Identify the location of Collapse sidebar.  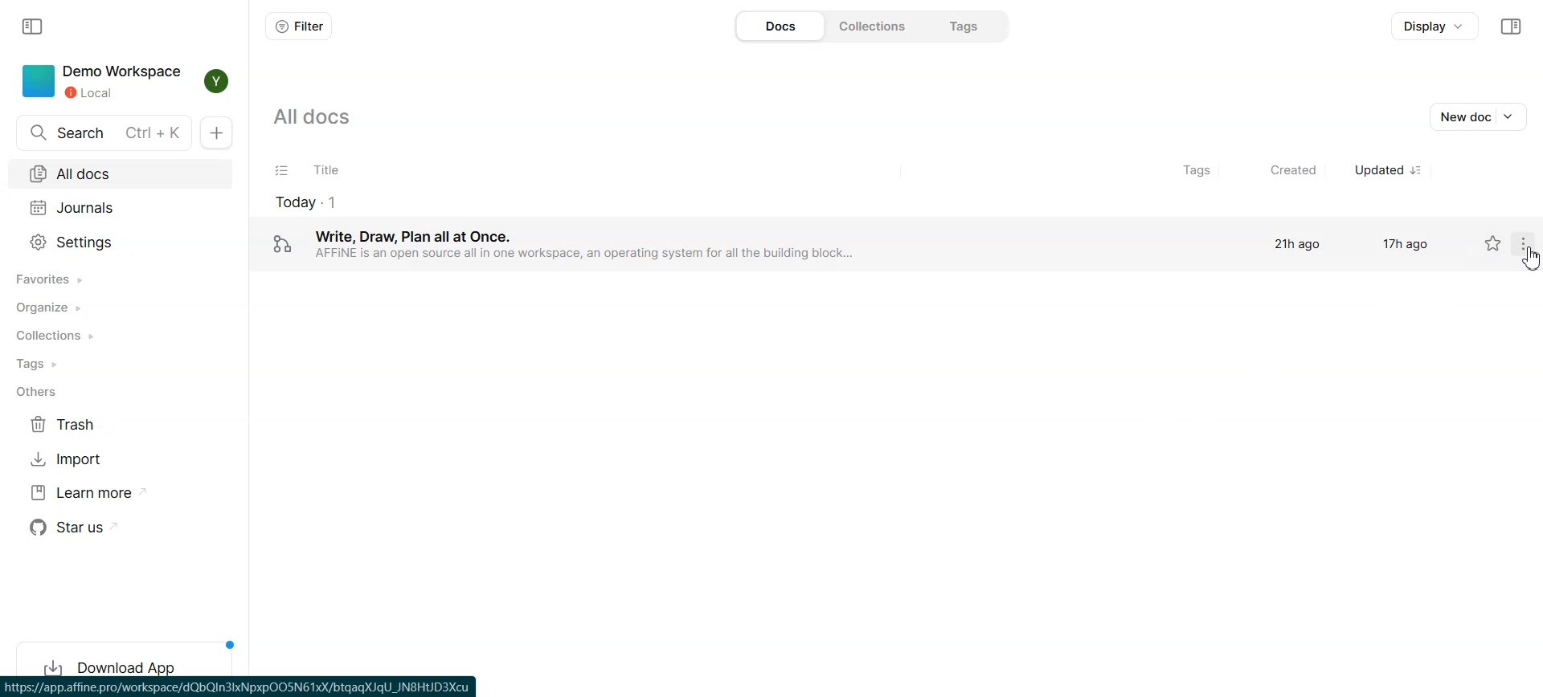
(33, 26).